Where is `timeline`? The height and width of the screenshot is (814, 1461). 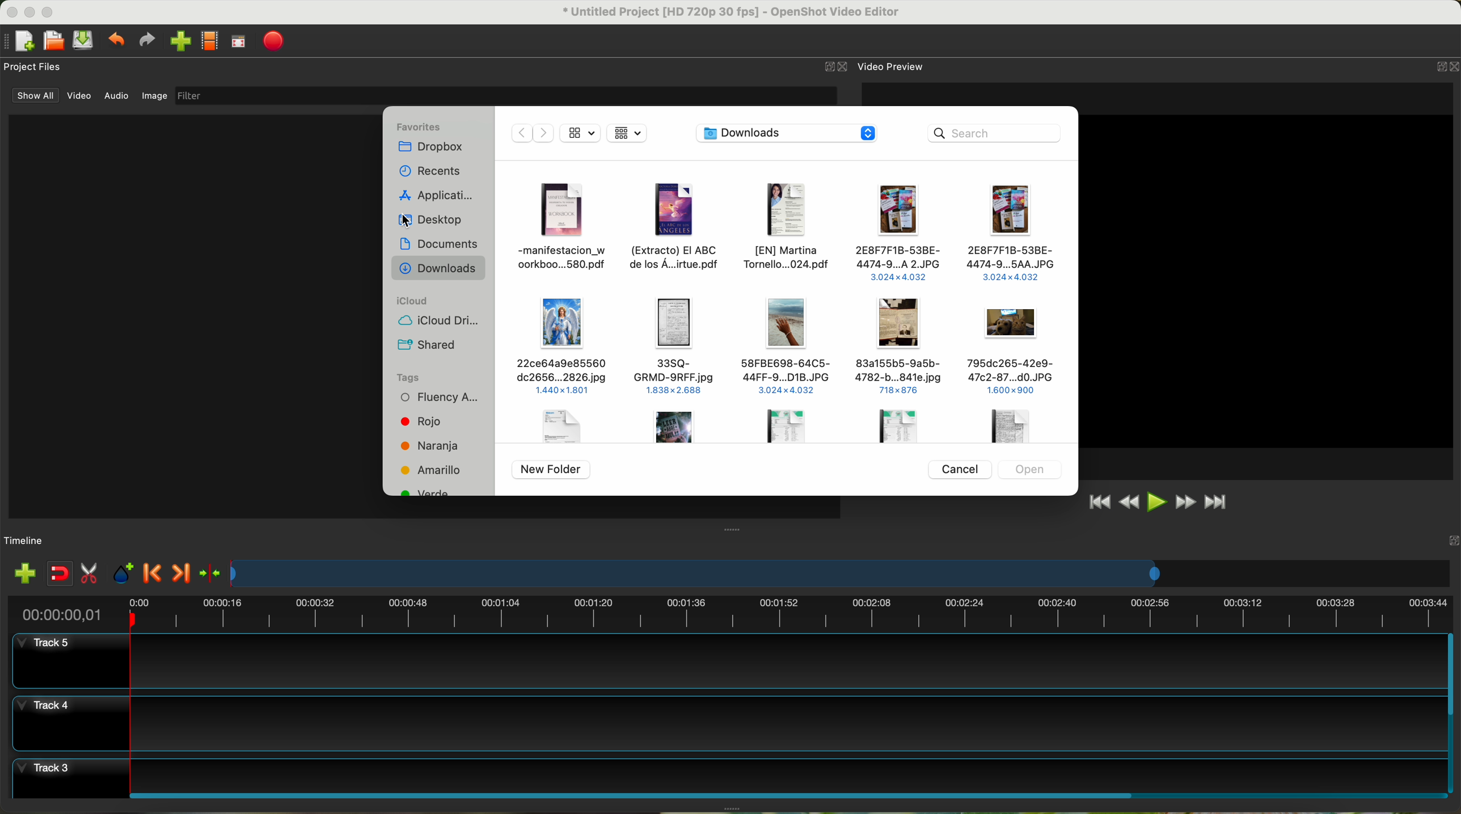
timeline is located at coordinates (842, 573).